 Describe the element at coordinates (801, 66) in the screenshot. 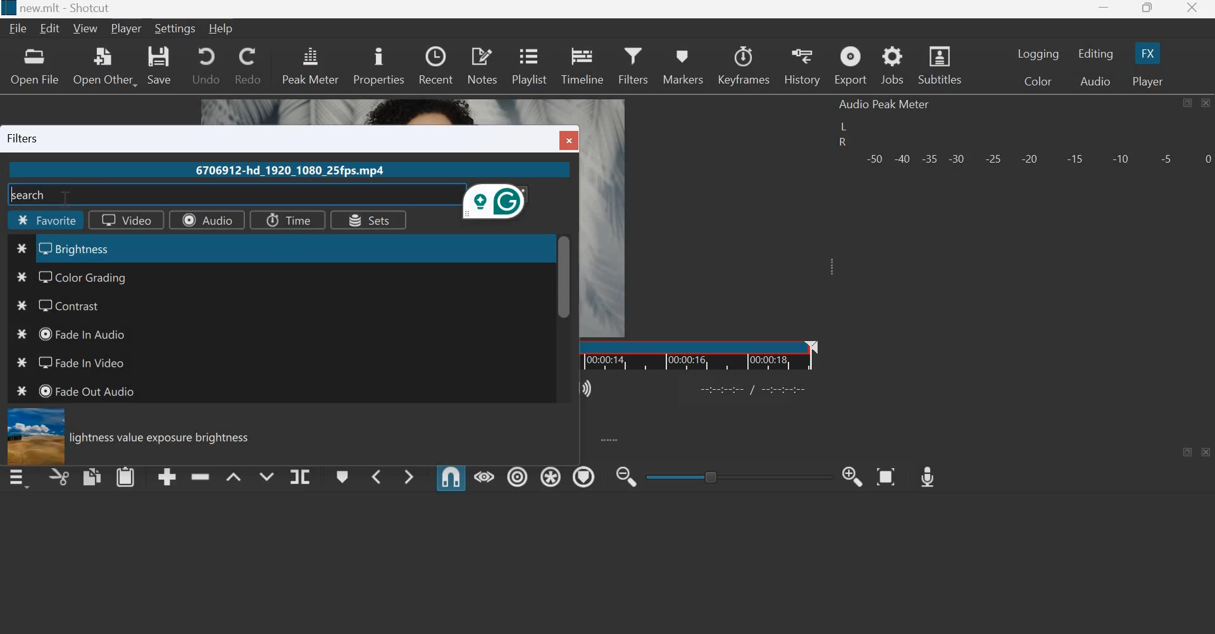

I see `history` at that location.